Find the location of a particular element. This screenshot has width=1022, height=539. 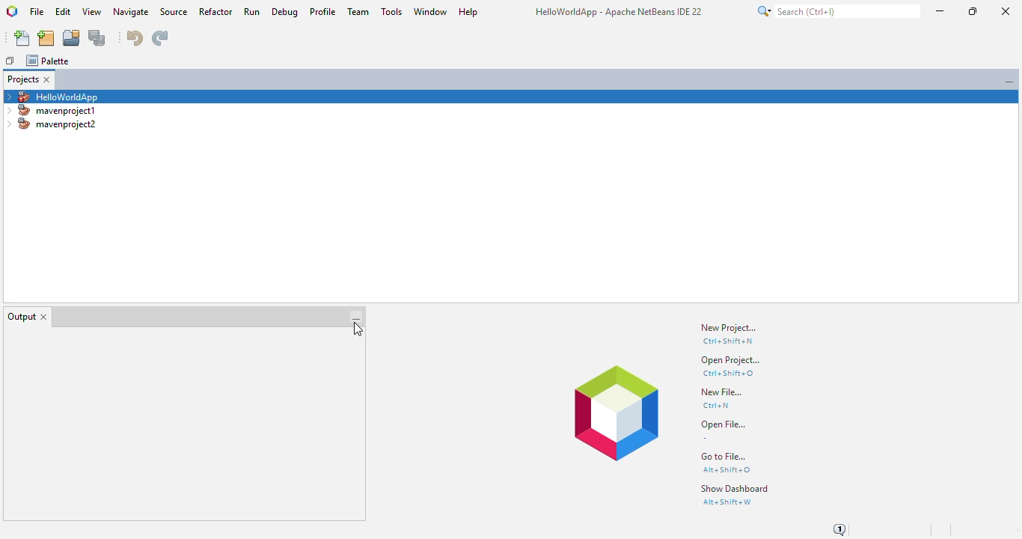

close window is located at coordinates (45, 317).